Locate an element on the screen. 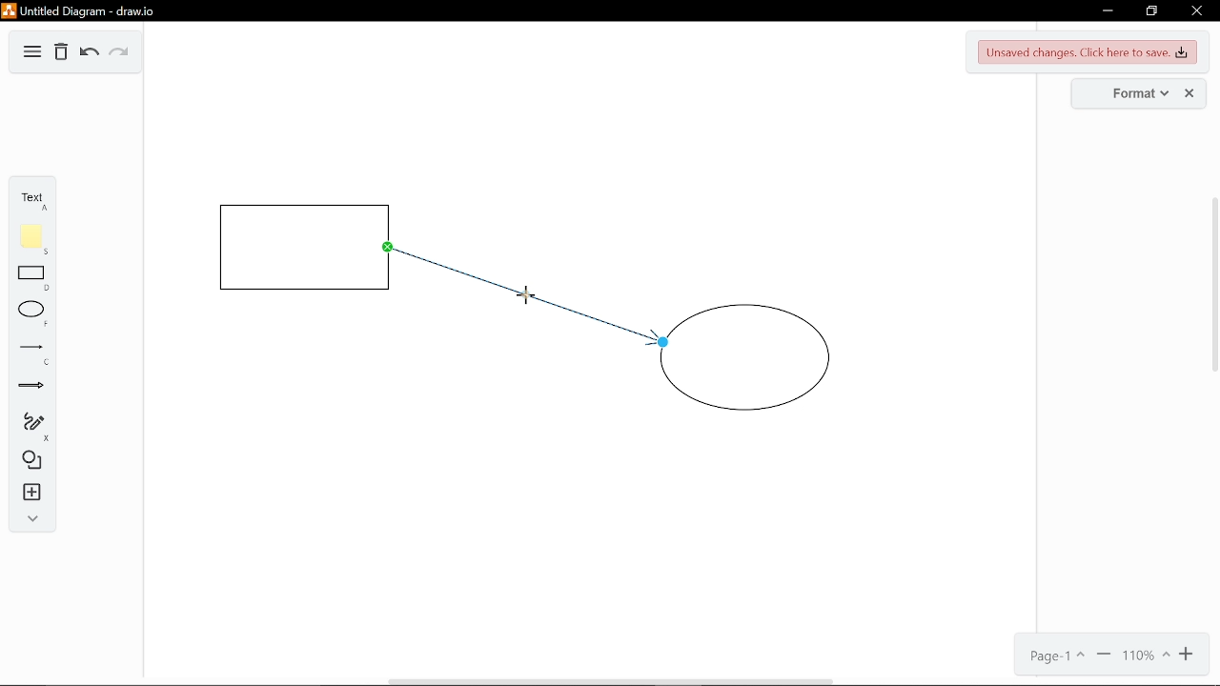 The width and height of the screenshot is (1220, 686). Line is located at coordinates (29, 353).